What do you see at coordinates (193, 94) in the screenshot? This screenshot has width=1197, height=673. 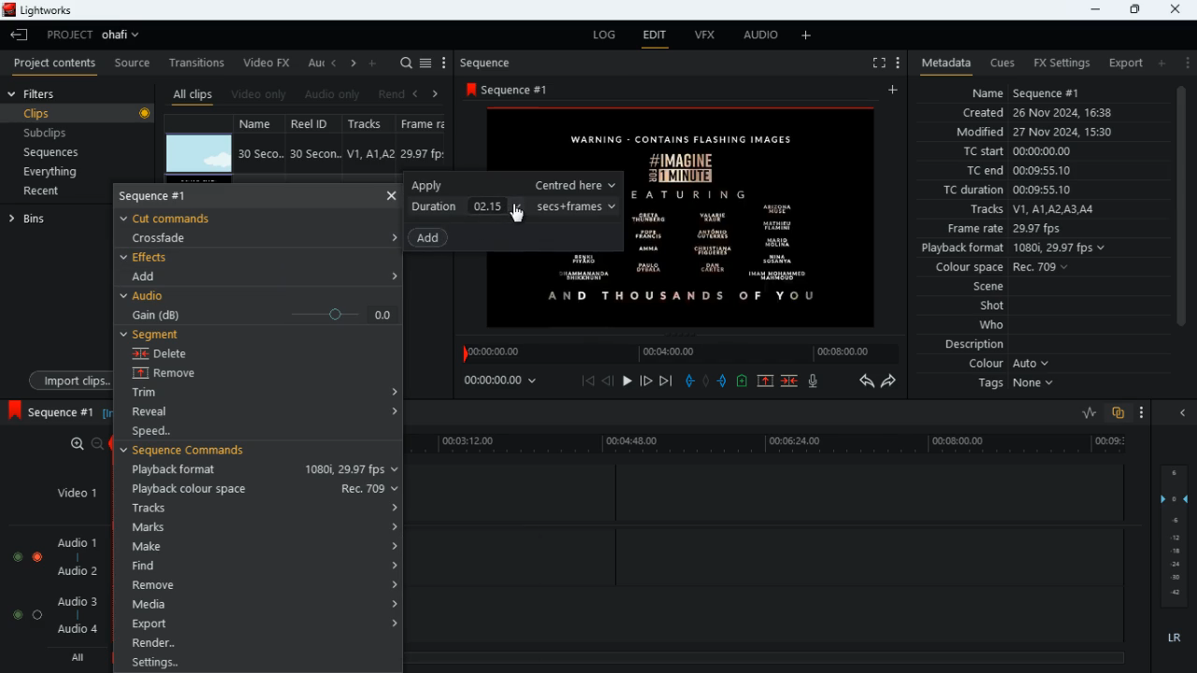 I see `all clips` at bounding box center [193, 94].